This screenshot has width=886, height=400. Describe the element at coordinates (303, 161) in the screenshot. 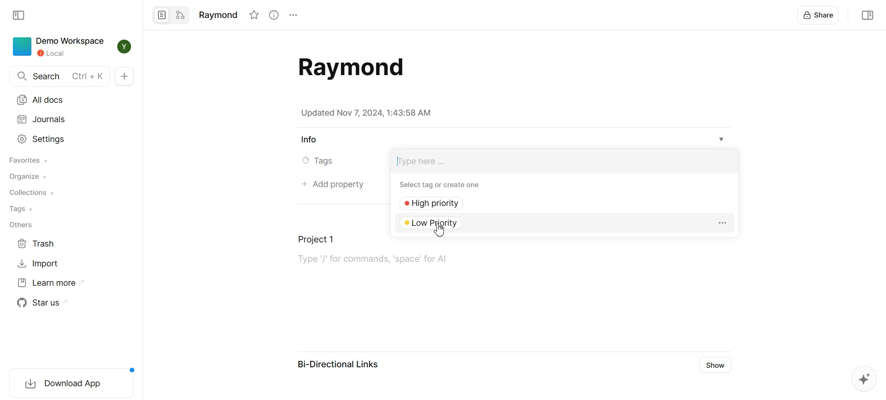

I see `Tag icon` at that location.